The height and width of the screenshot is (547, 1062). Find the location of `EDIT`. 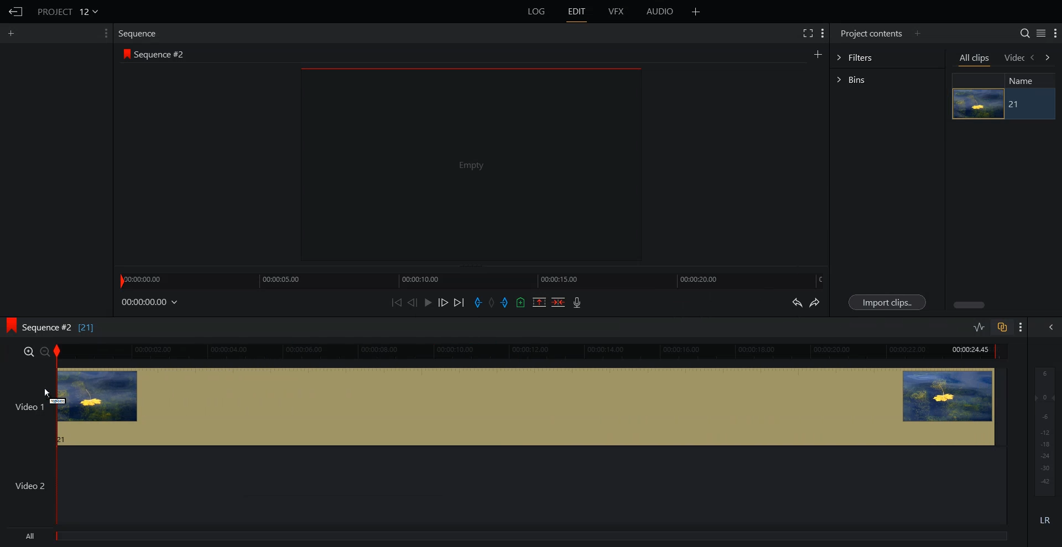

EDIT is located at coordinates (579, 12).